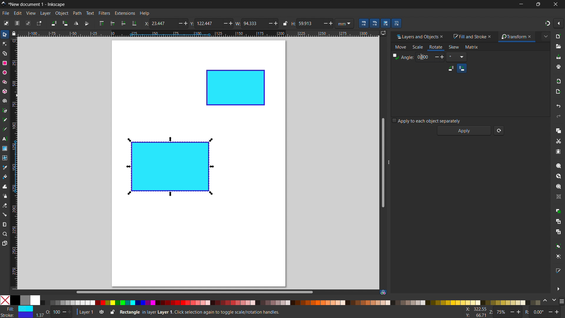 Image resolution: width=565 pixels, height=318 pixels. What do you see at coordinates (512, 37) in the screenshot?
I see `transform` at bounding box center [512, 37].